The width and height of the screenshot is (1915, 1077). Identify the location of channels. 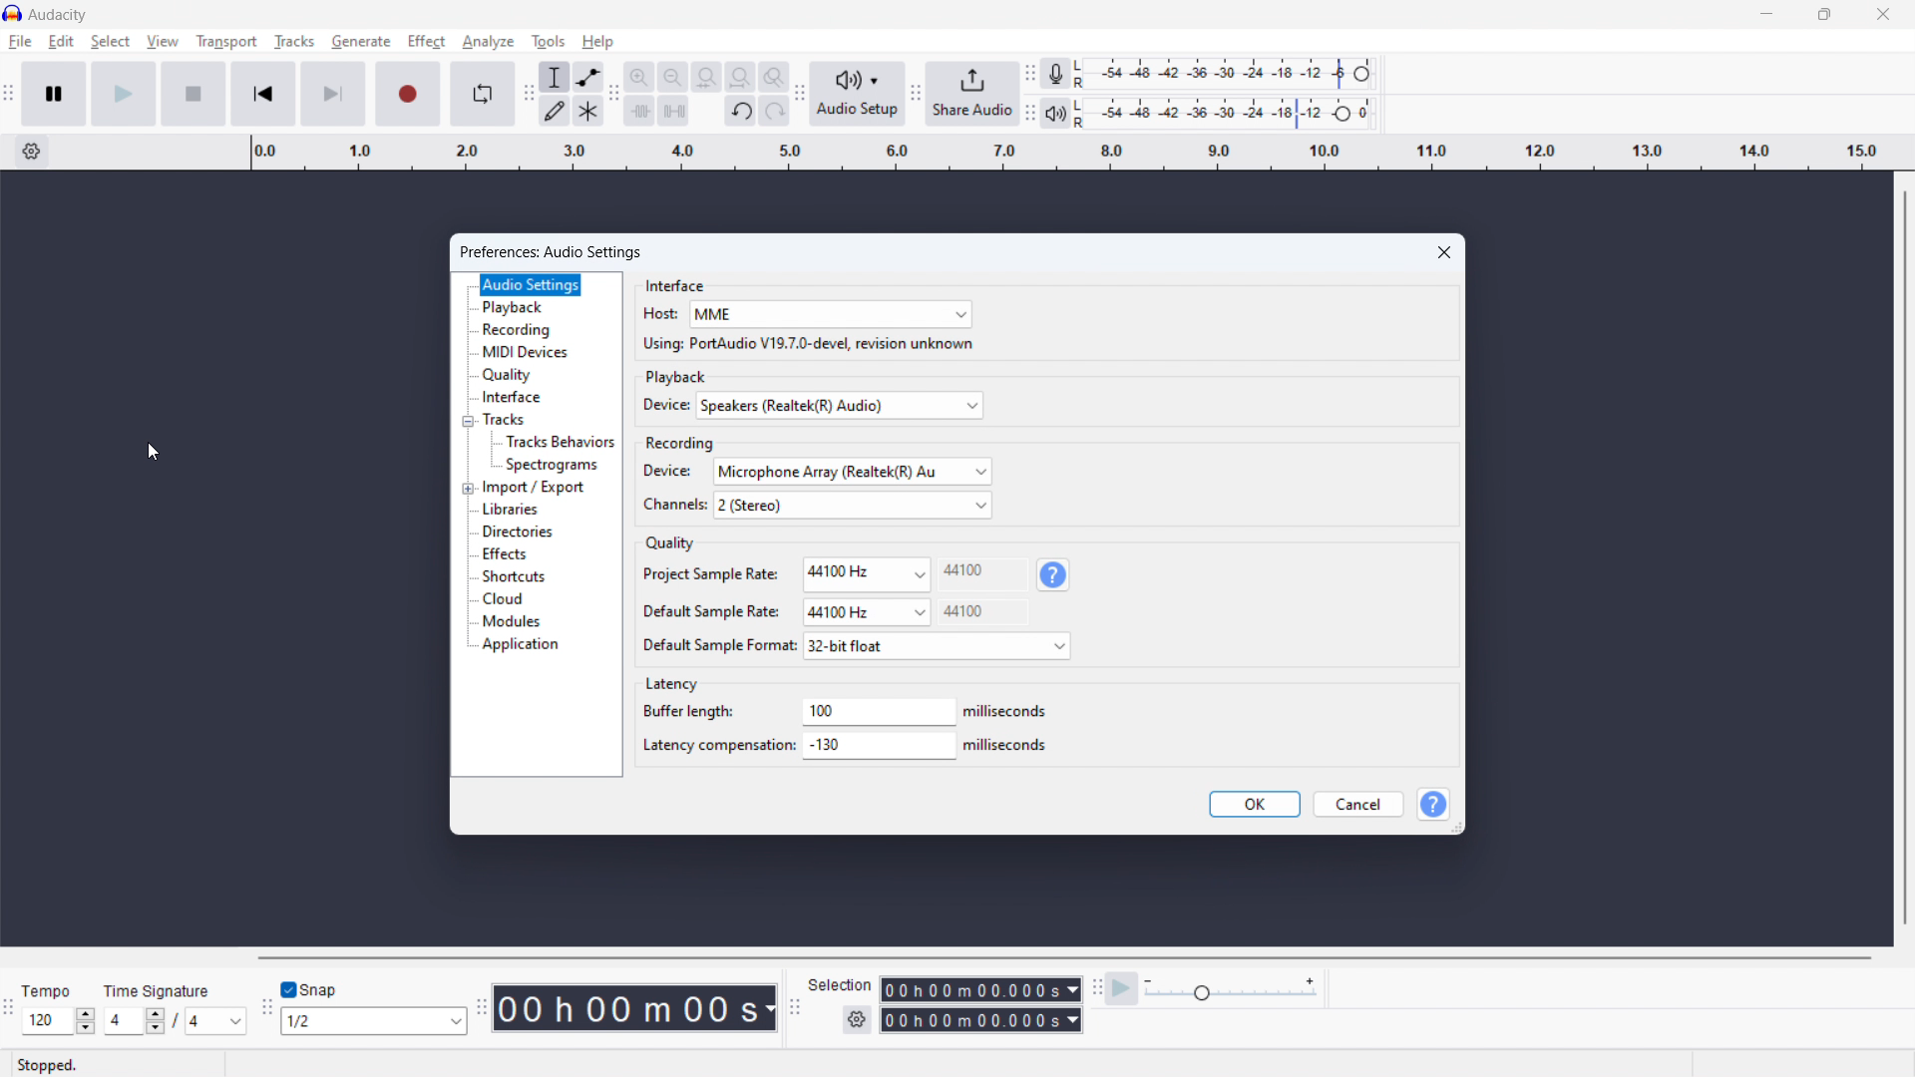
(672, 504).